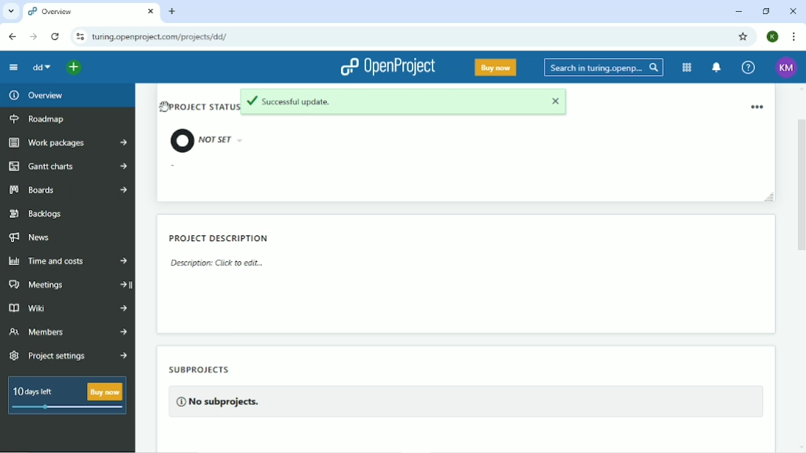  I want to click on Time and costs, so click(68, 260).